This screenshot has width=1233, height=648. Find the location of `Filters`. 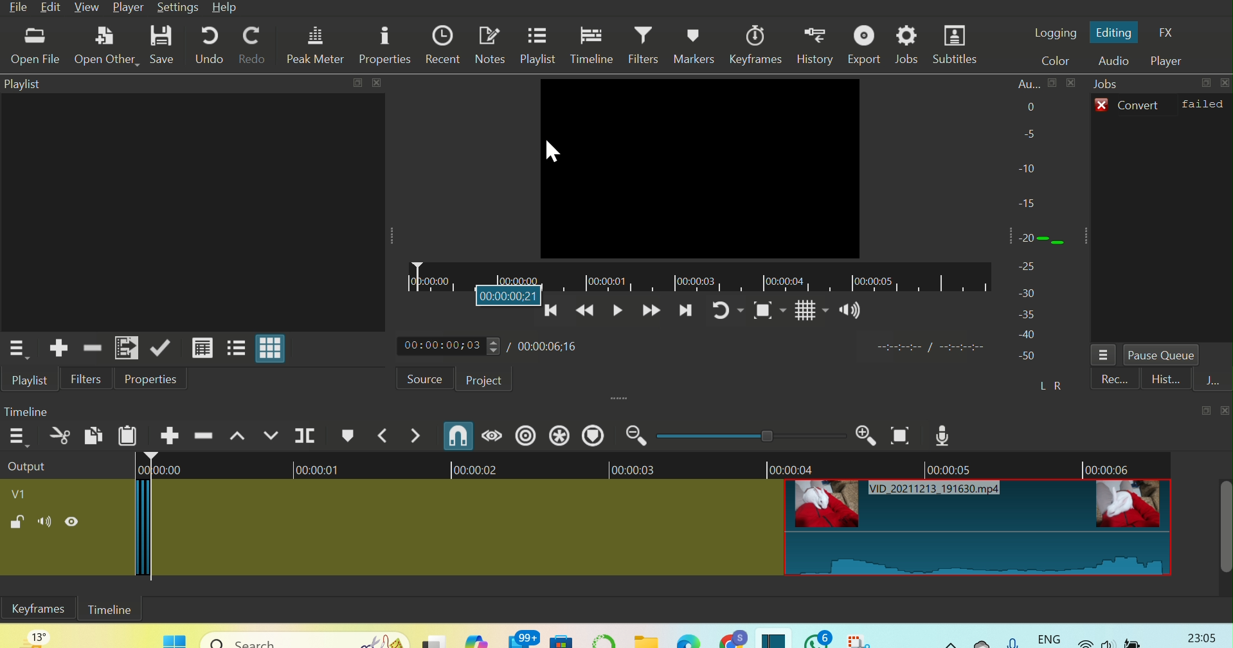

Filters is located at coordinates (645, 44).